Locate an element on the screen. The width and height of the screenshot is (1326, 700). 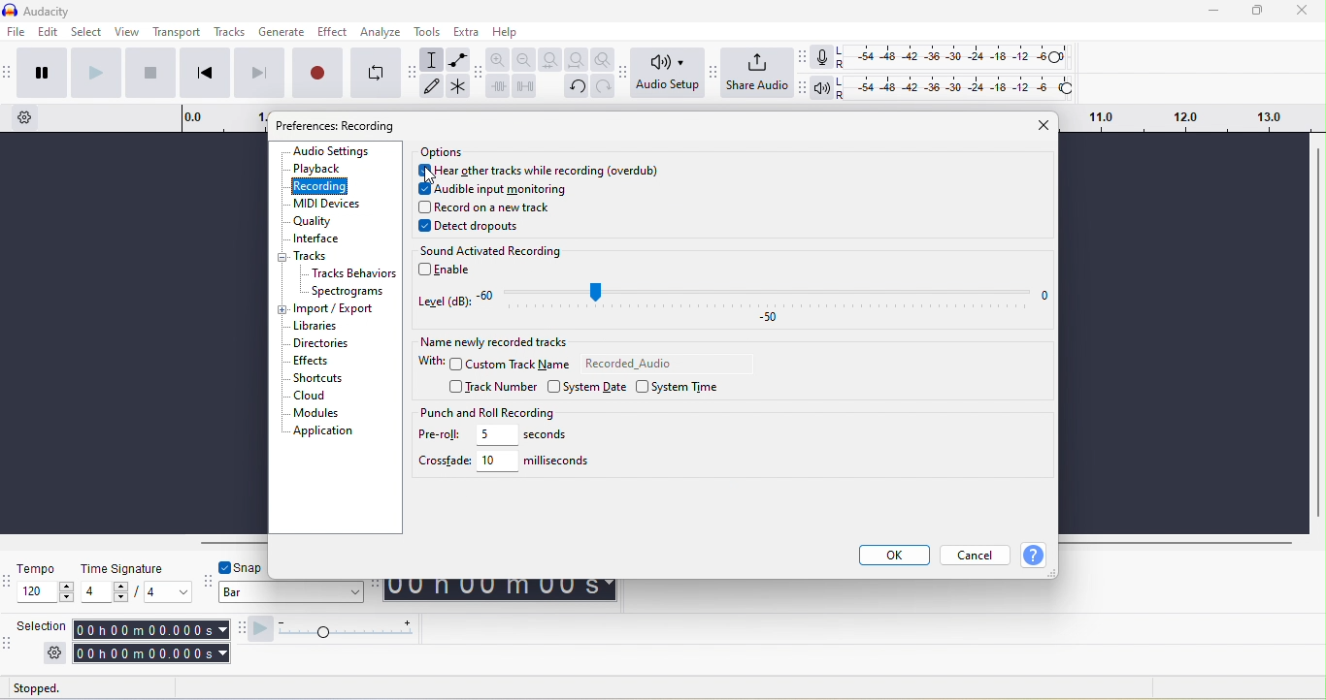
audio settings is located at coordinates (338, 150).